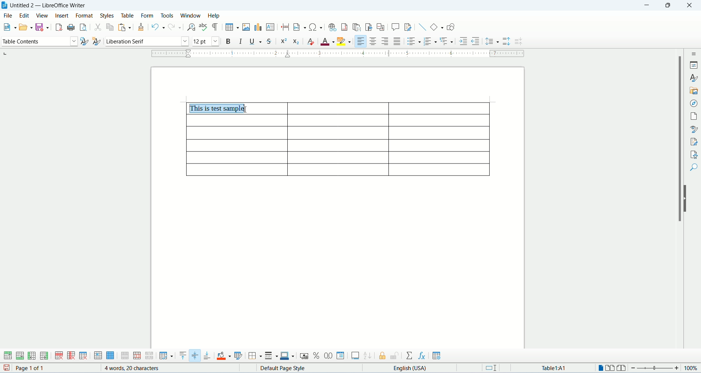 The width and height of the screenshot is (701, 373). What do you see at coordinates (413, 368) in the screenshot?
I see `text language` at bounding box center [413, 368].